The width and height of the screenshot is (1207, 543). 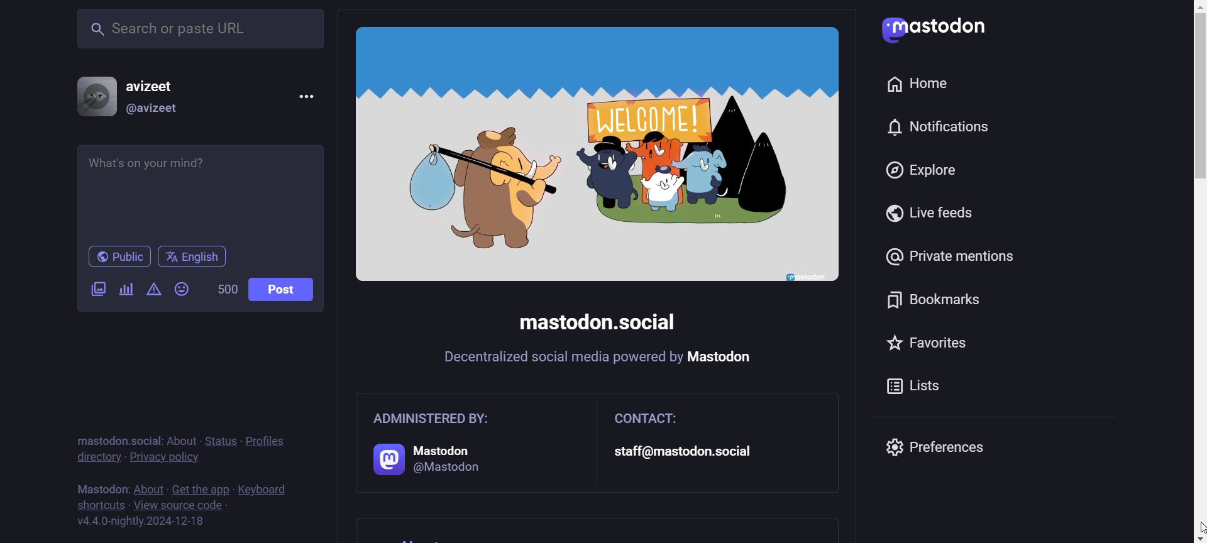 What do you see at coordinates (100, 486) in the screenshot?
I see `text` at bounding box center [100, 486].